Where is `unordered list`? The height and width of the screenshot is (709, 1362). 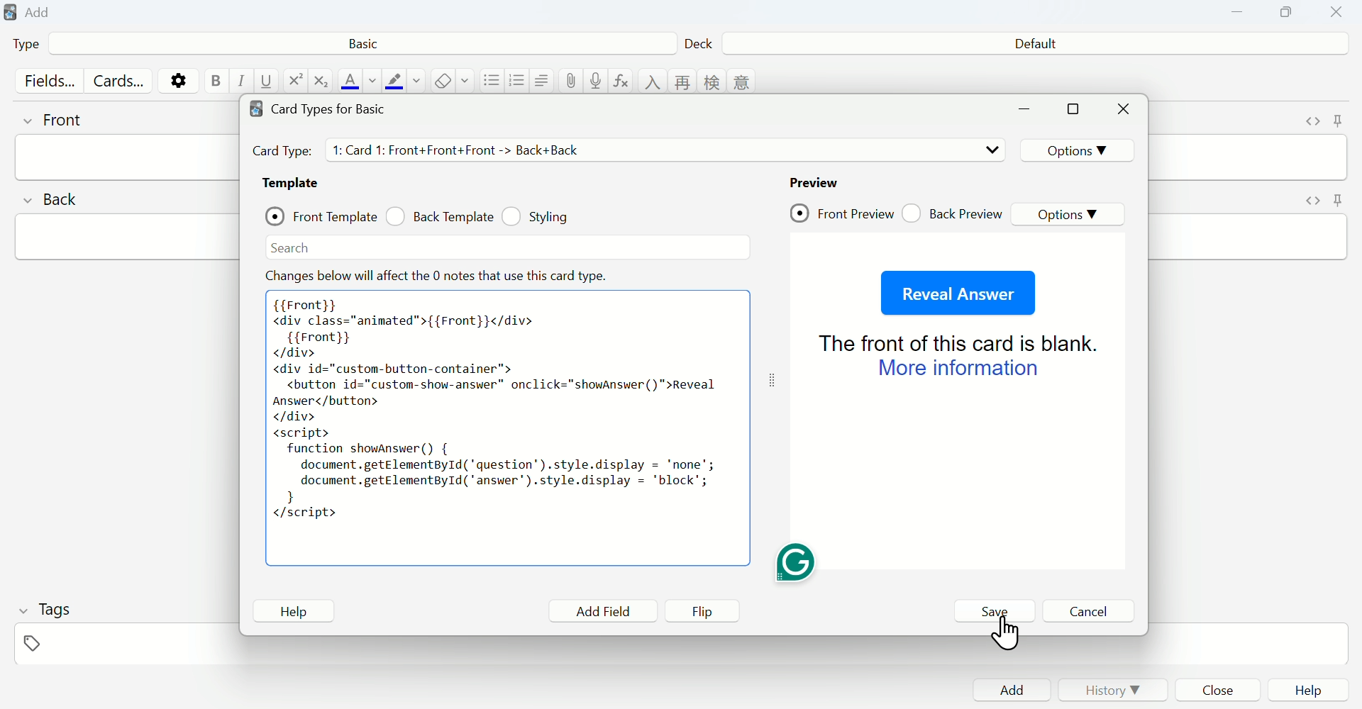
unordered list is located at coordinates (491, 81).